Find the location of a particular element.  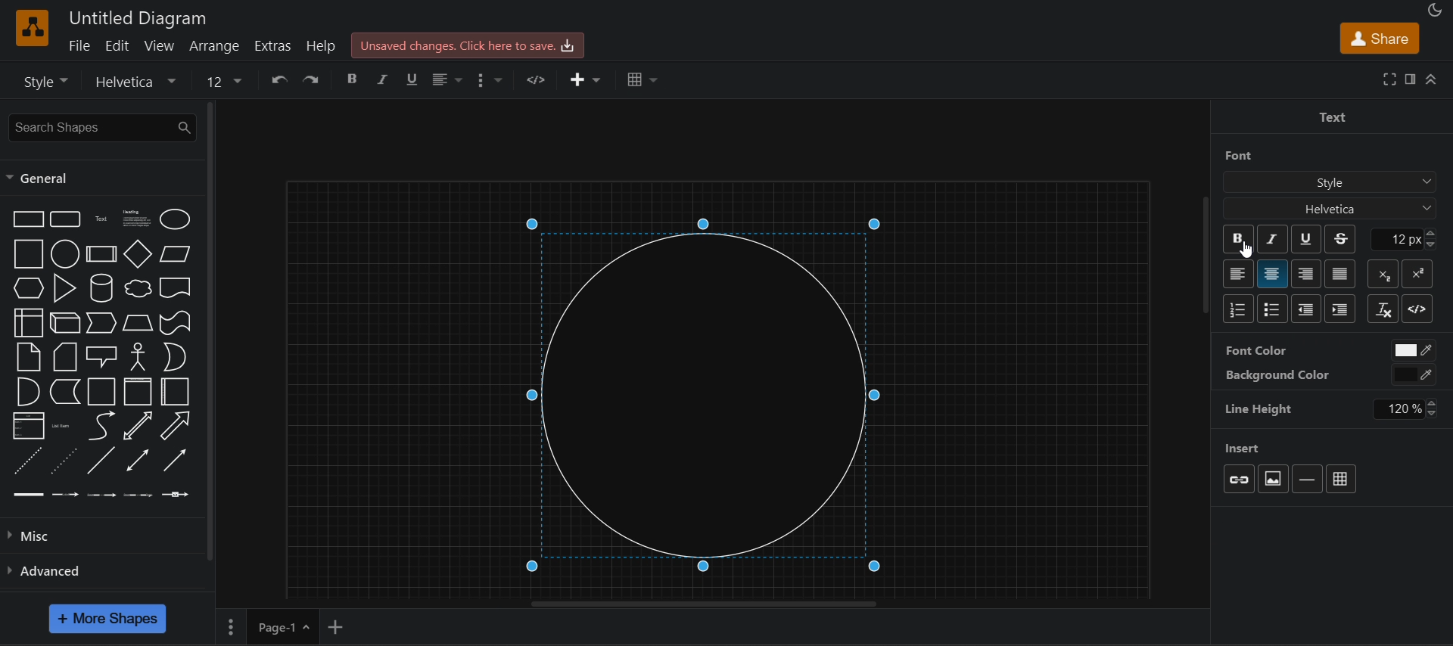

document is located at coordinates (178, 286).